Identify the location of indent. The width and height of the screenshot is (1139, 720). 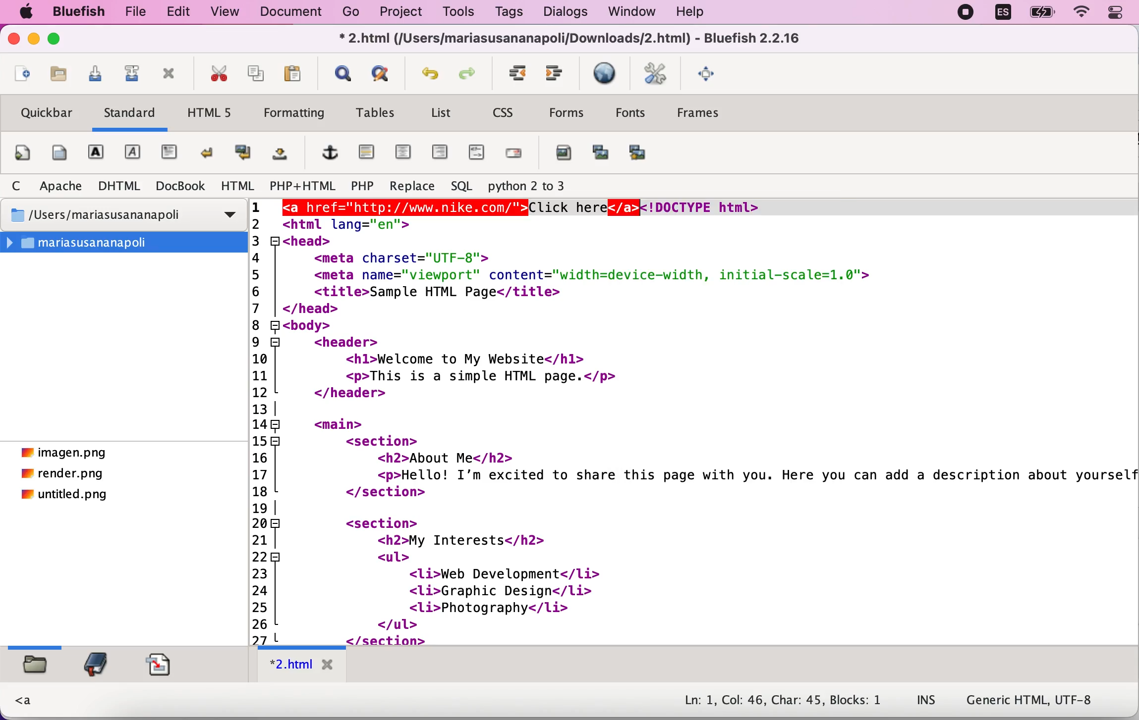
(558, 75).